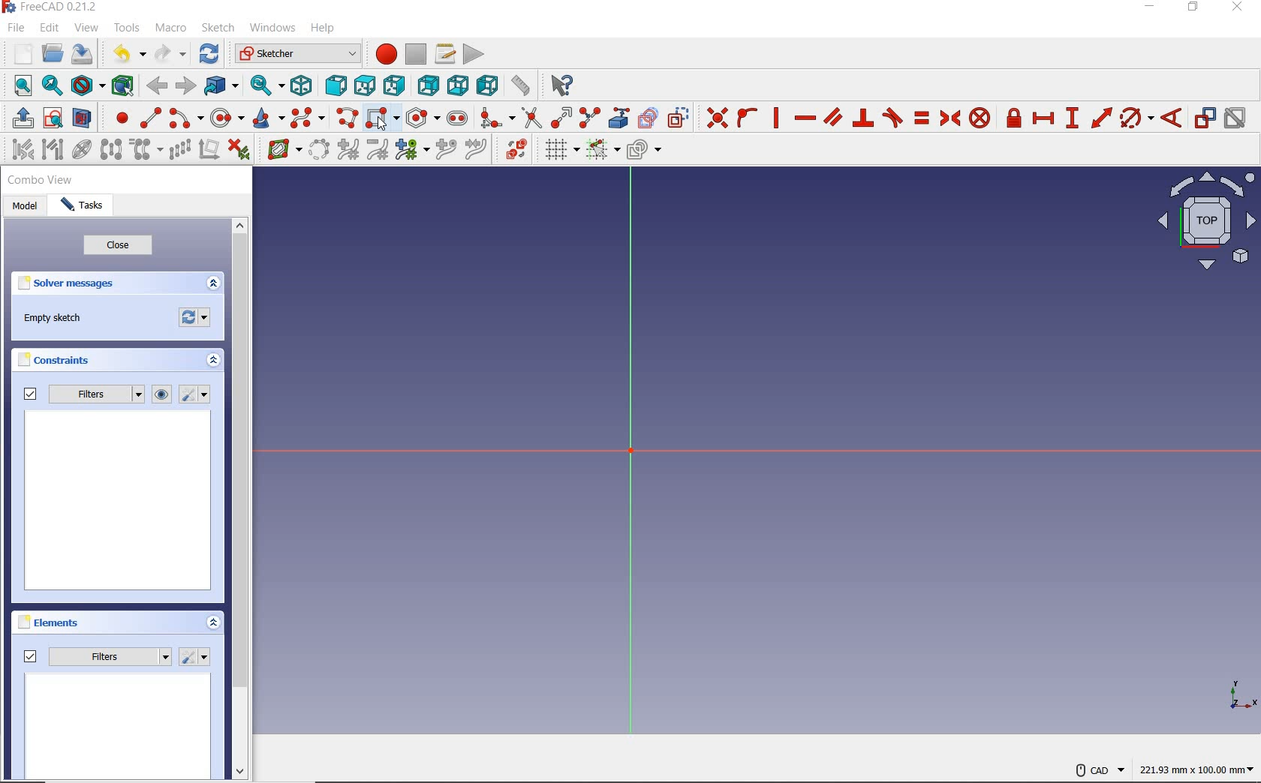 This screenshot has width=1261, height=783. I want to click on save, so click(85, 55).